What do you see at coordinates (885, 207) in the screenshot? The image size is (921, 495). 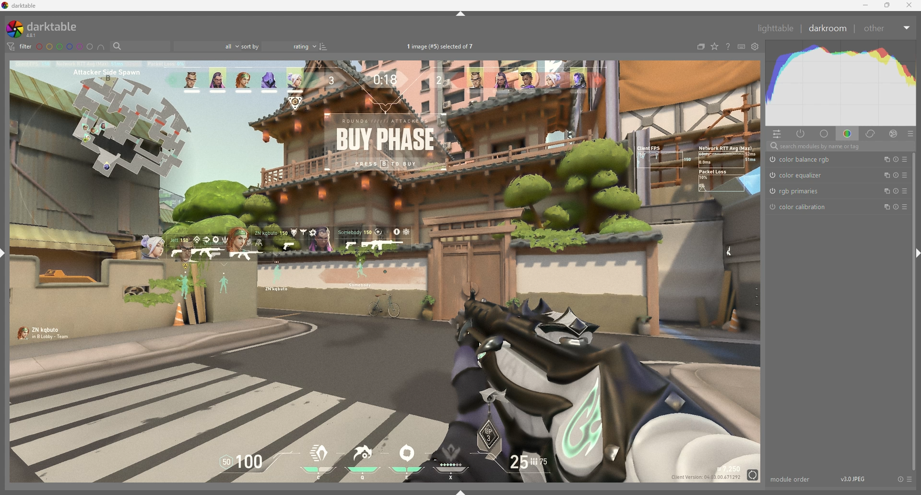 I see `multiple instances action` at bounding box center [885, 207].